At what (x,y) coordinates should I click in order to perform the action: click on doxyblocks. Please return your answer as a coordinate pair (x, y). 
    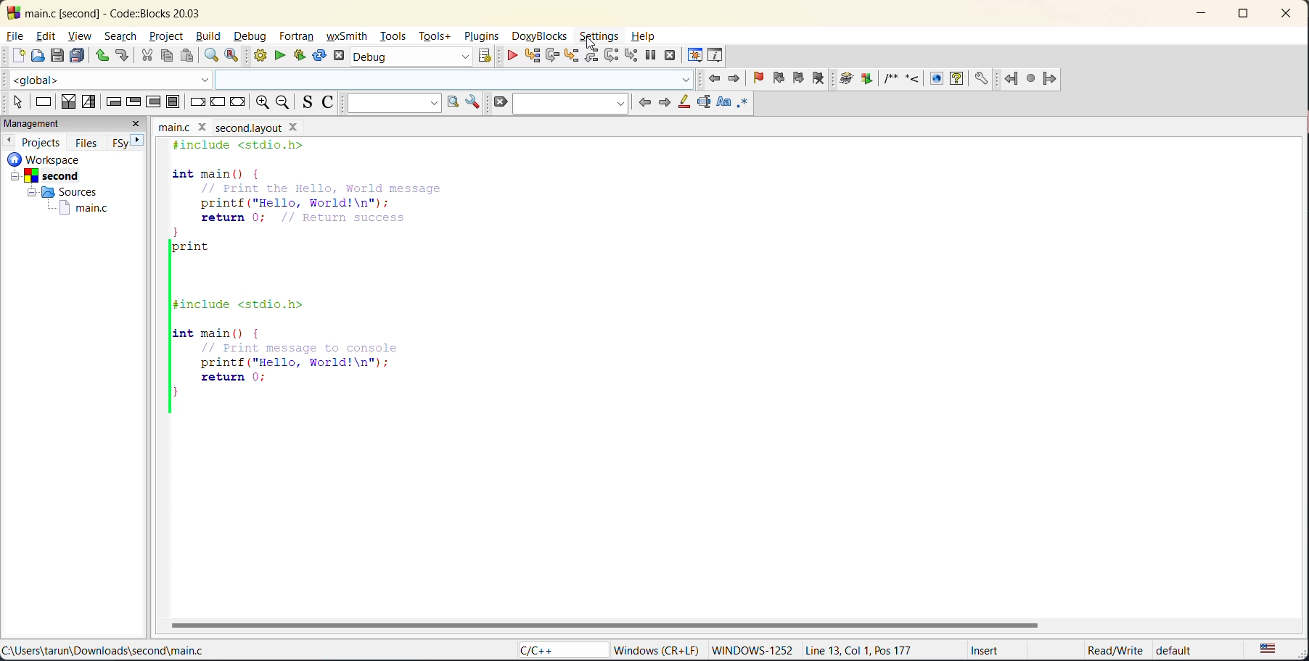
    Looking at the image, I should click on (540, 37).